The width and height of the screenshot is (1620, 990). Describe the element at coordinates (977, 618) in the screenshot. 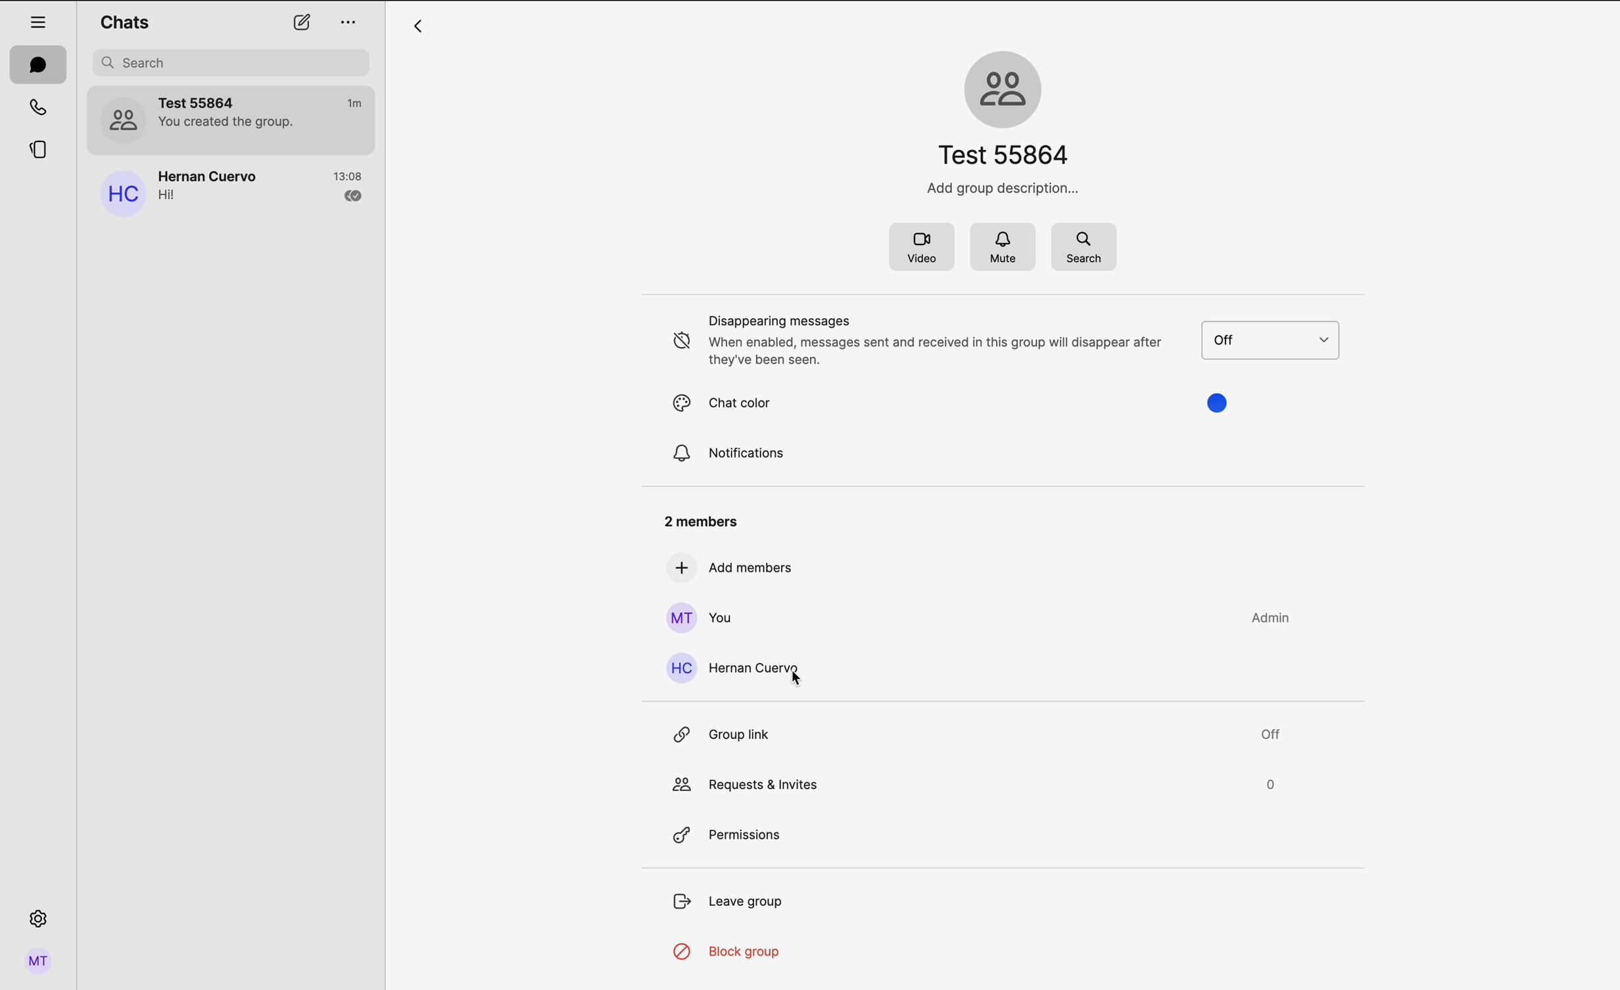

I see `you` at that location.